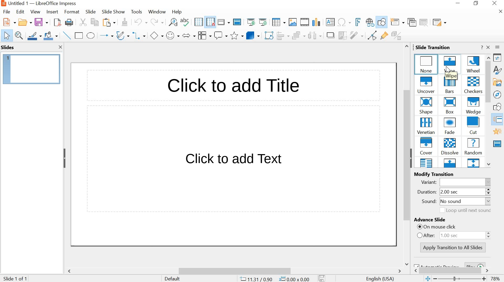 The height and width of the screenshot is (282, 504). Describe the element at coordinates (60, 47) in the screenshot. I see `CLOSE` at that location.